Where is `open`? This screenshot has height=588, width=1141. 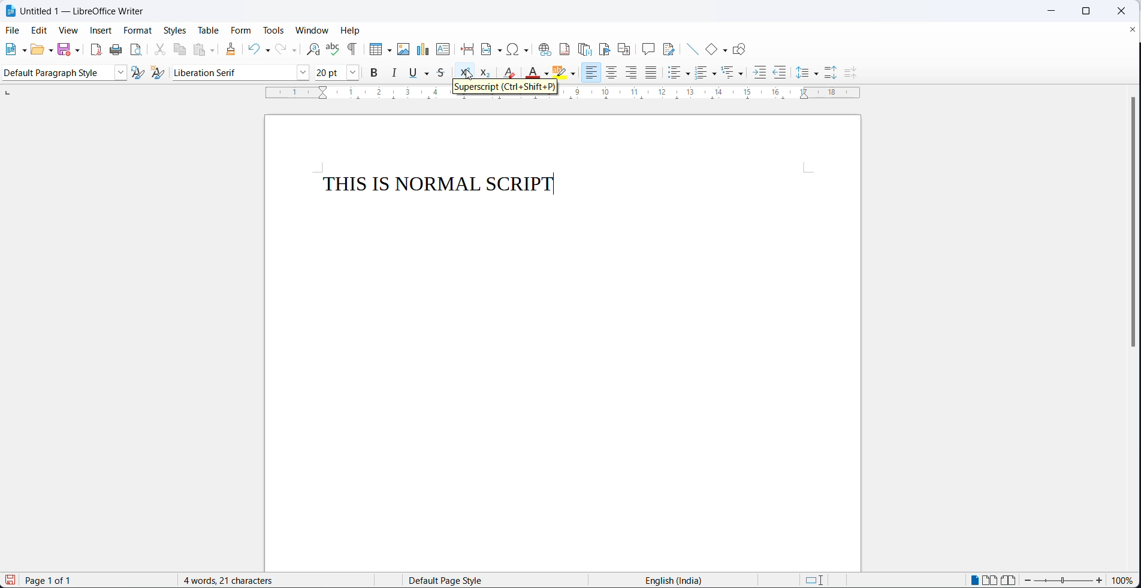 open is located at coordinates (36, 50).